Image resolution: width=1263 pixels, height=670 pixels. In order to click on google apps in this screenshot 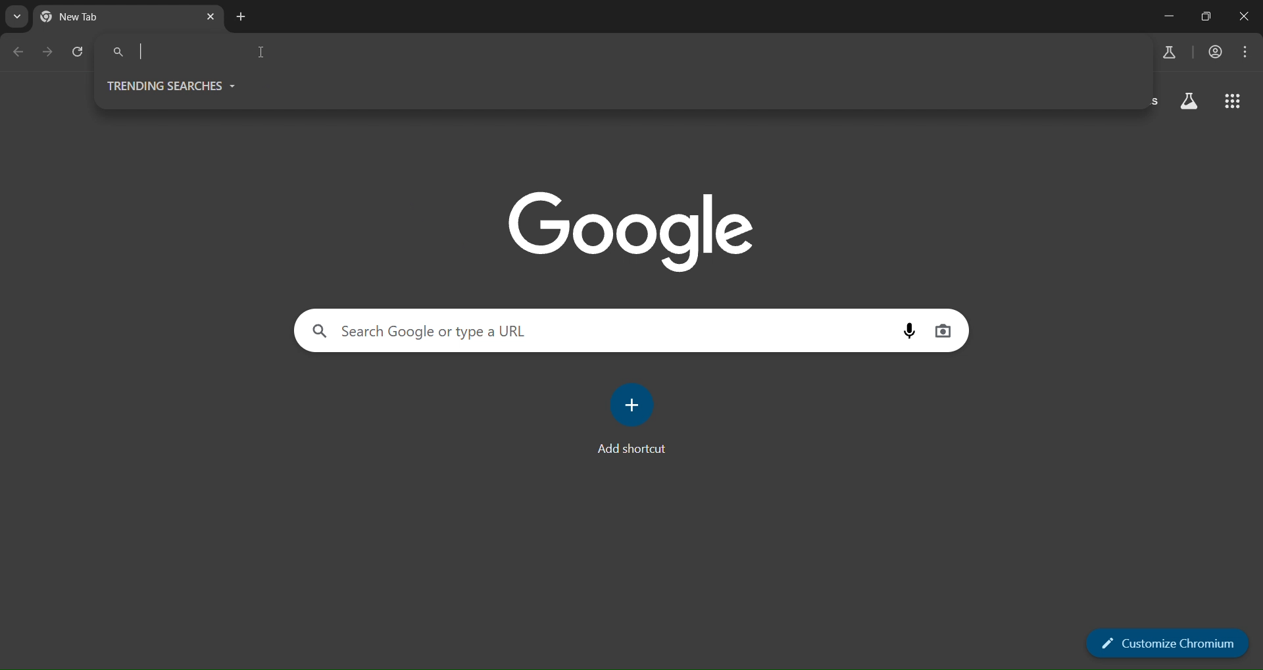, I will do `click(1191, 103)`.